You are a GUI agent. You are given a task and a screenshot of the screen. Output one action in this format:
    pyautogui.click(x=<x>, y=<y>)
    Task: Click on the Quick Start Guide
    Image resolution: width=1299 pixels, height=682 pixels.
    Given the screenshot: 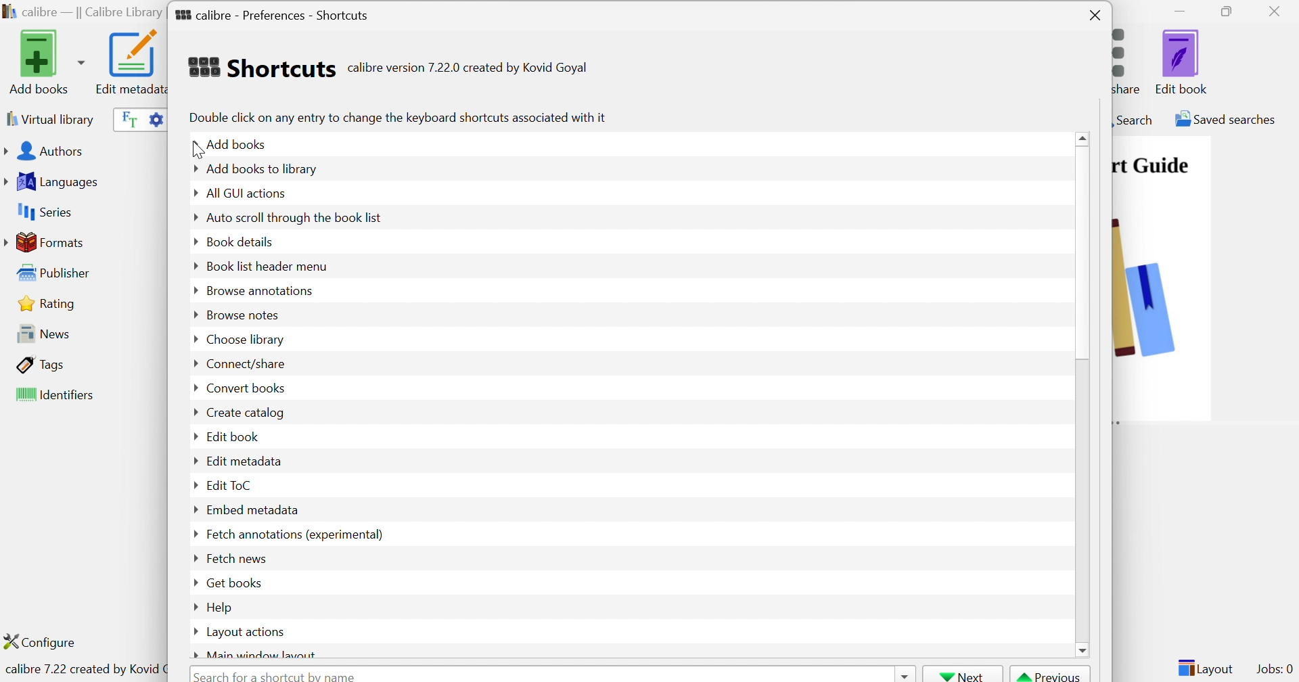 What is the action you would take?
    pyautogui.click(x=1151, y=165)
    